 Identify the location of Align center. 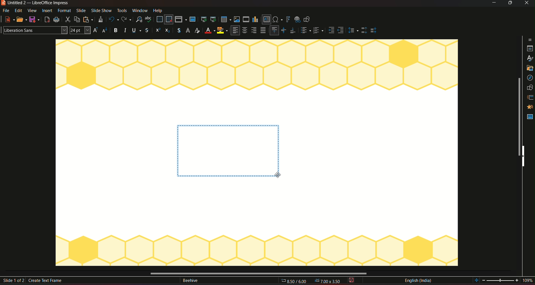
(245, 31).